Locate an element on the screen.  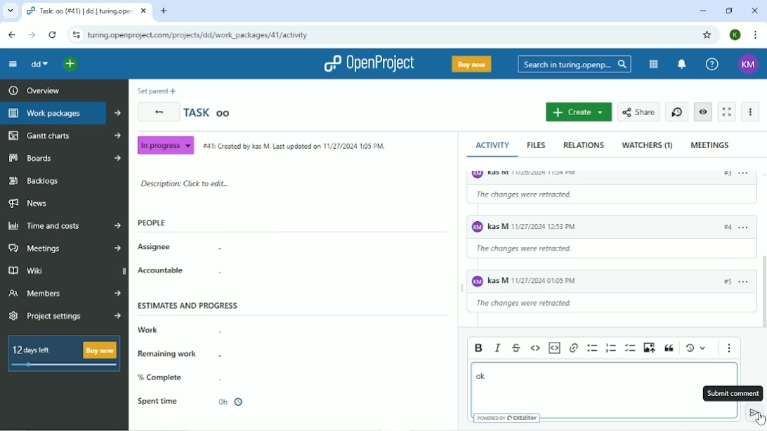
More is located at coordinates (751, 112).